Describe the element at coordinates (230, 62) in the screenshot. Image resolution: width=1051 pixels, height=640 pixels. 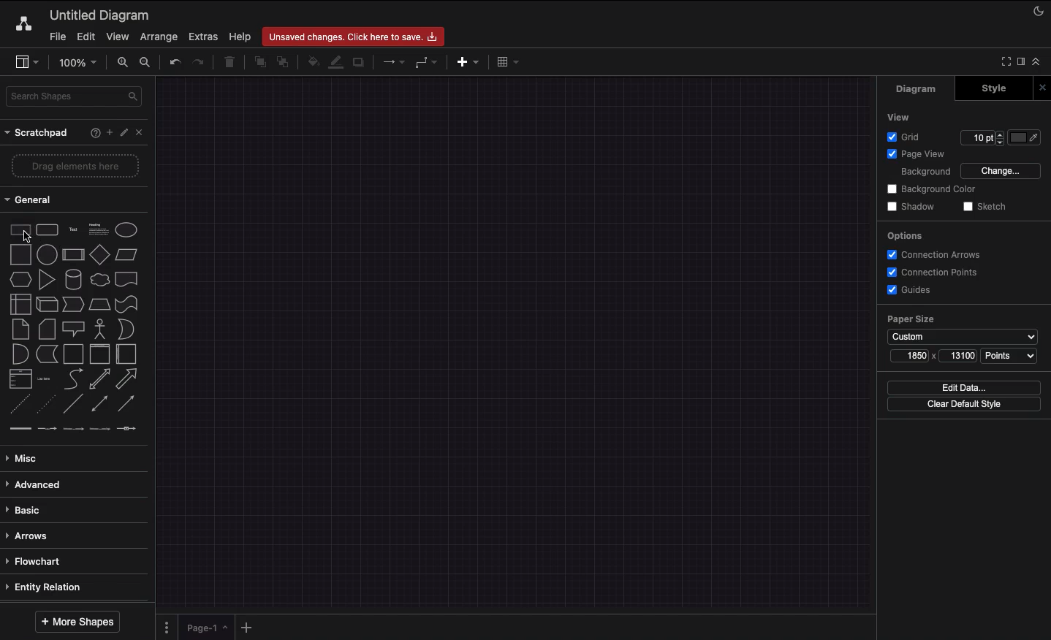
I see `Trash` at that location.